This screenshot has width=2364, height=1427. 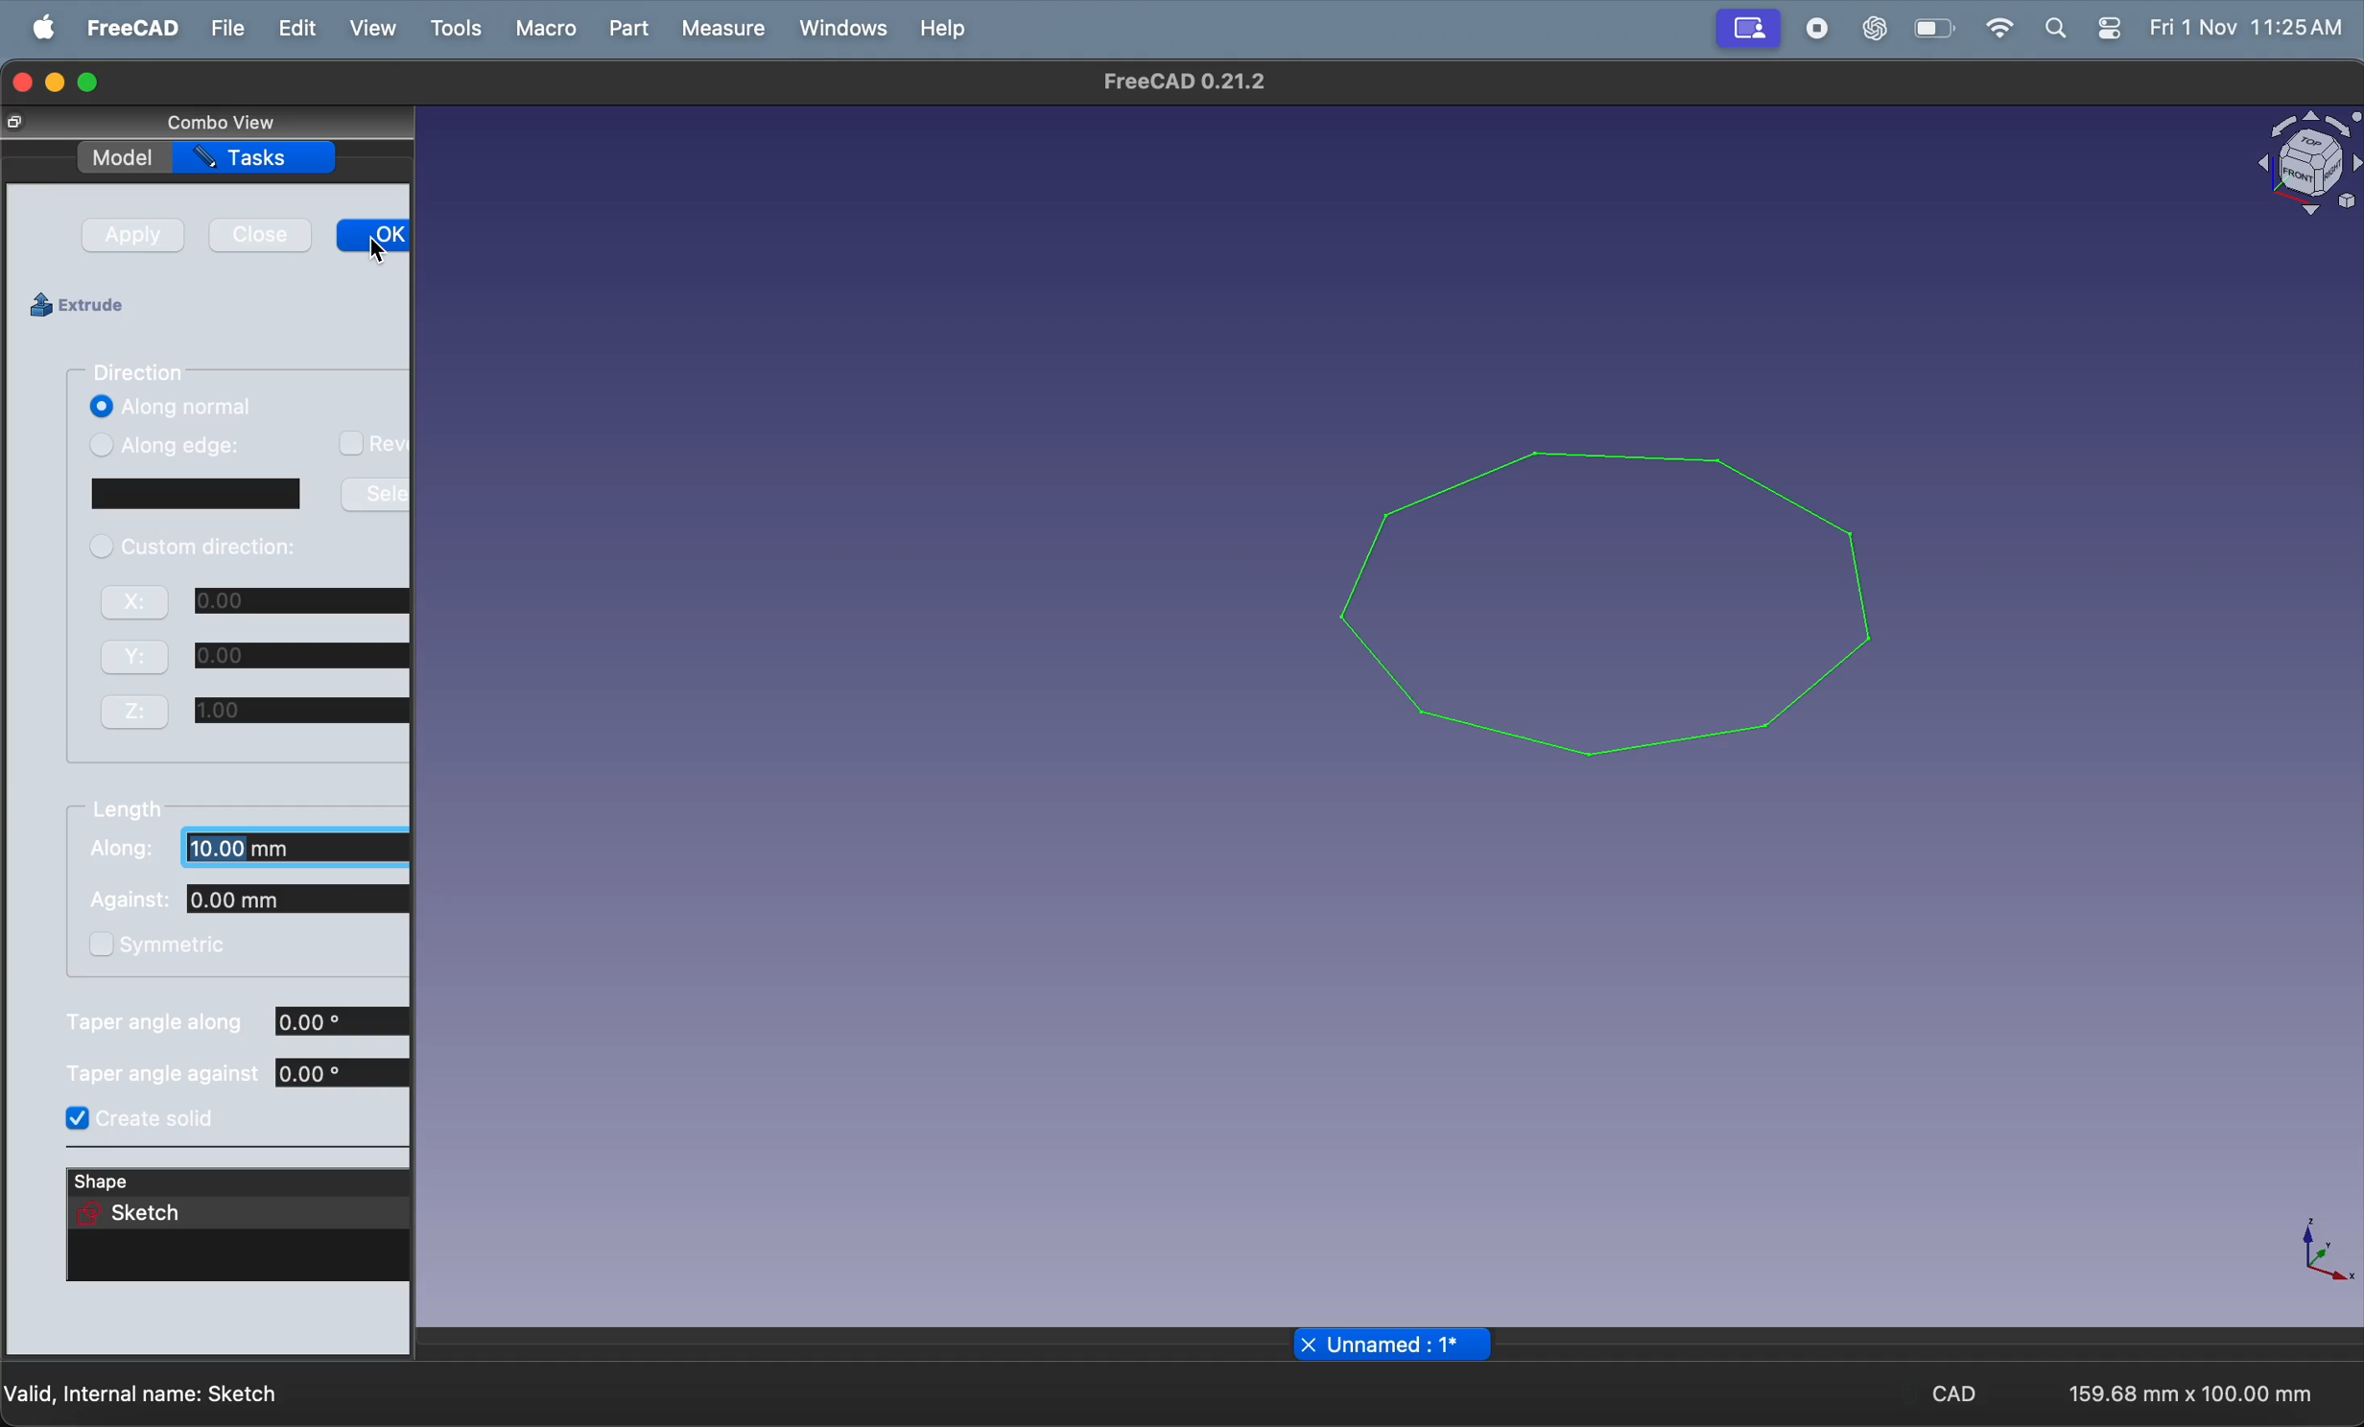 I want to click on CAD, so click(x=1966, y=1393).